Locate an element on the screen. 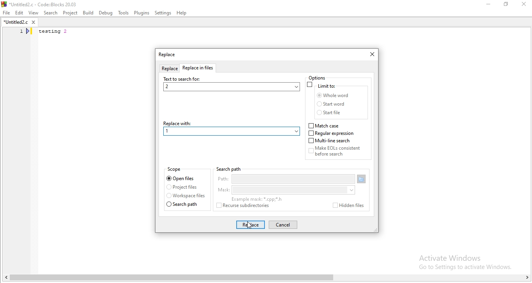 This screenshot has width=532, height=283. open folder is located at coordinates (362, 179).